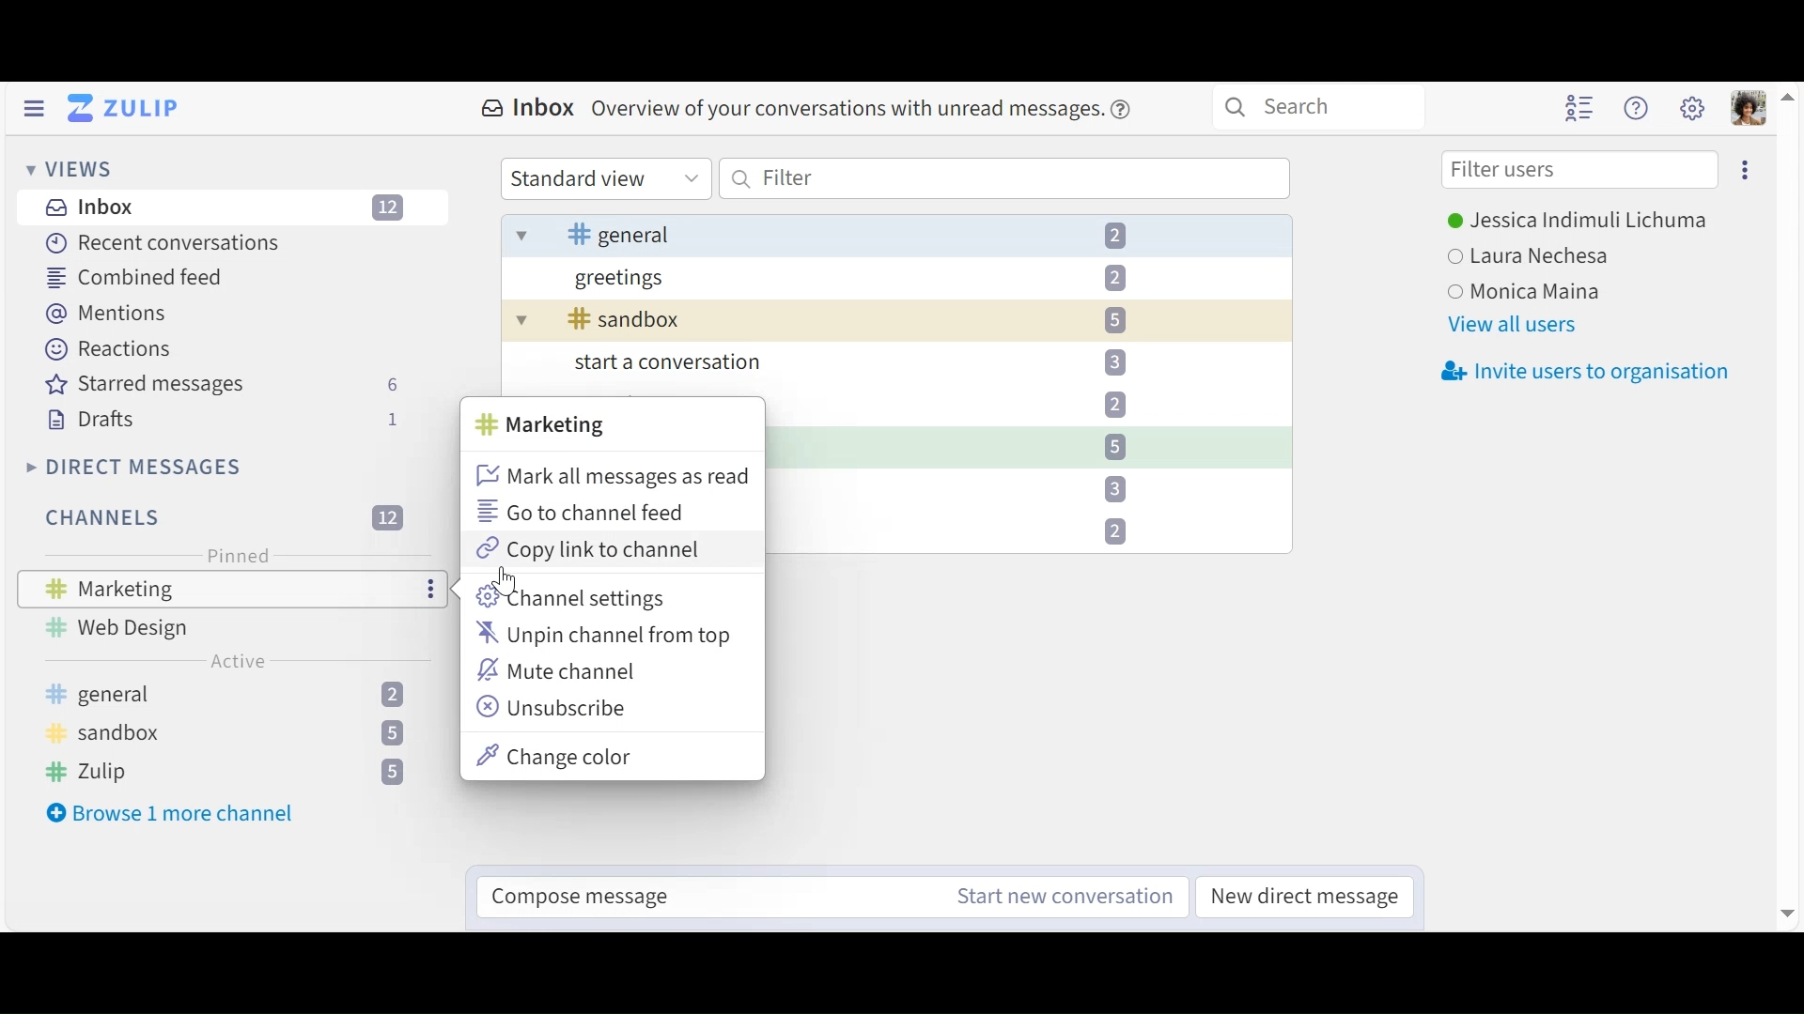  I want to click on user2, so click(1537, 256).